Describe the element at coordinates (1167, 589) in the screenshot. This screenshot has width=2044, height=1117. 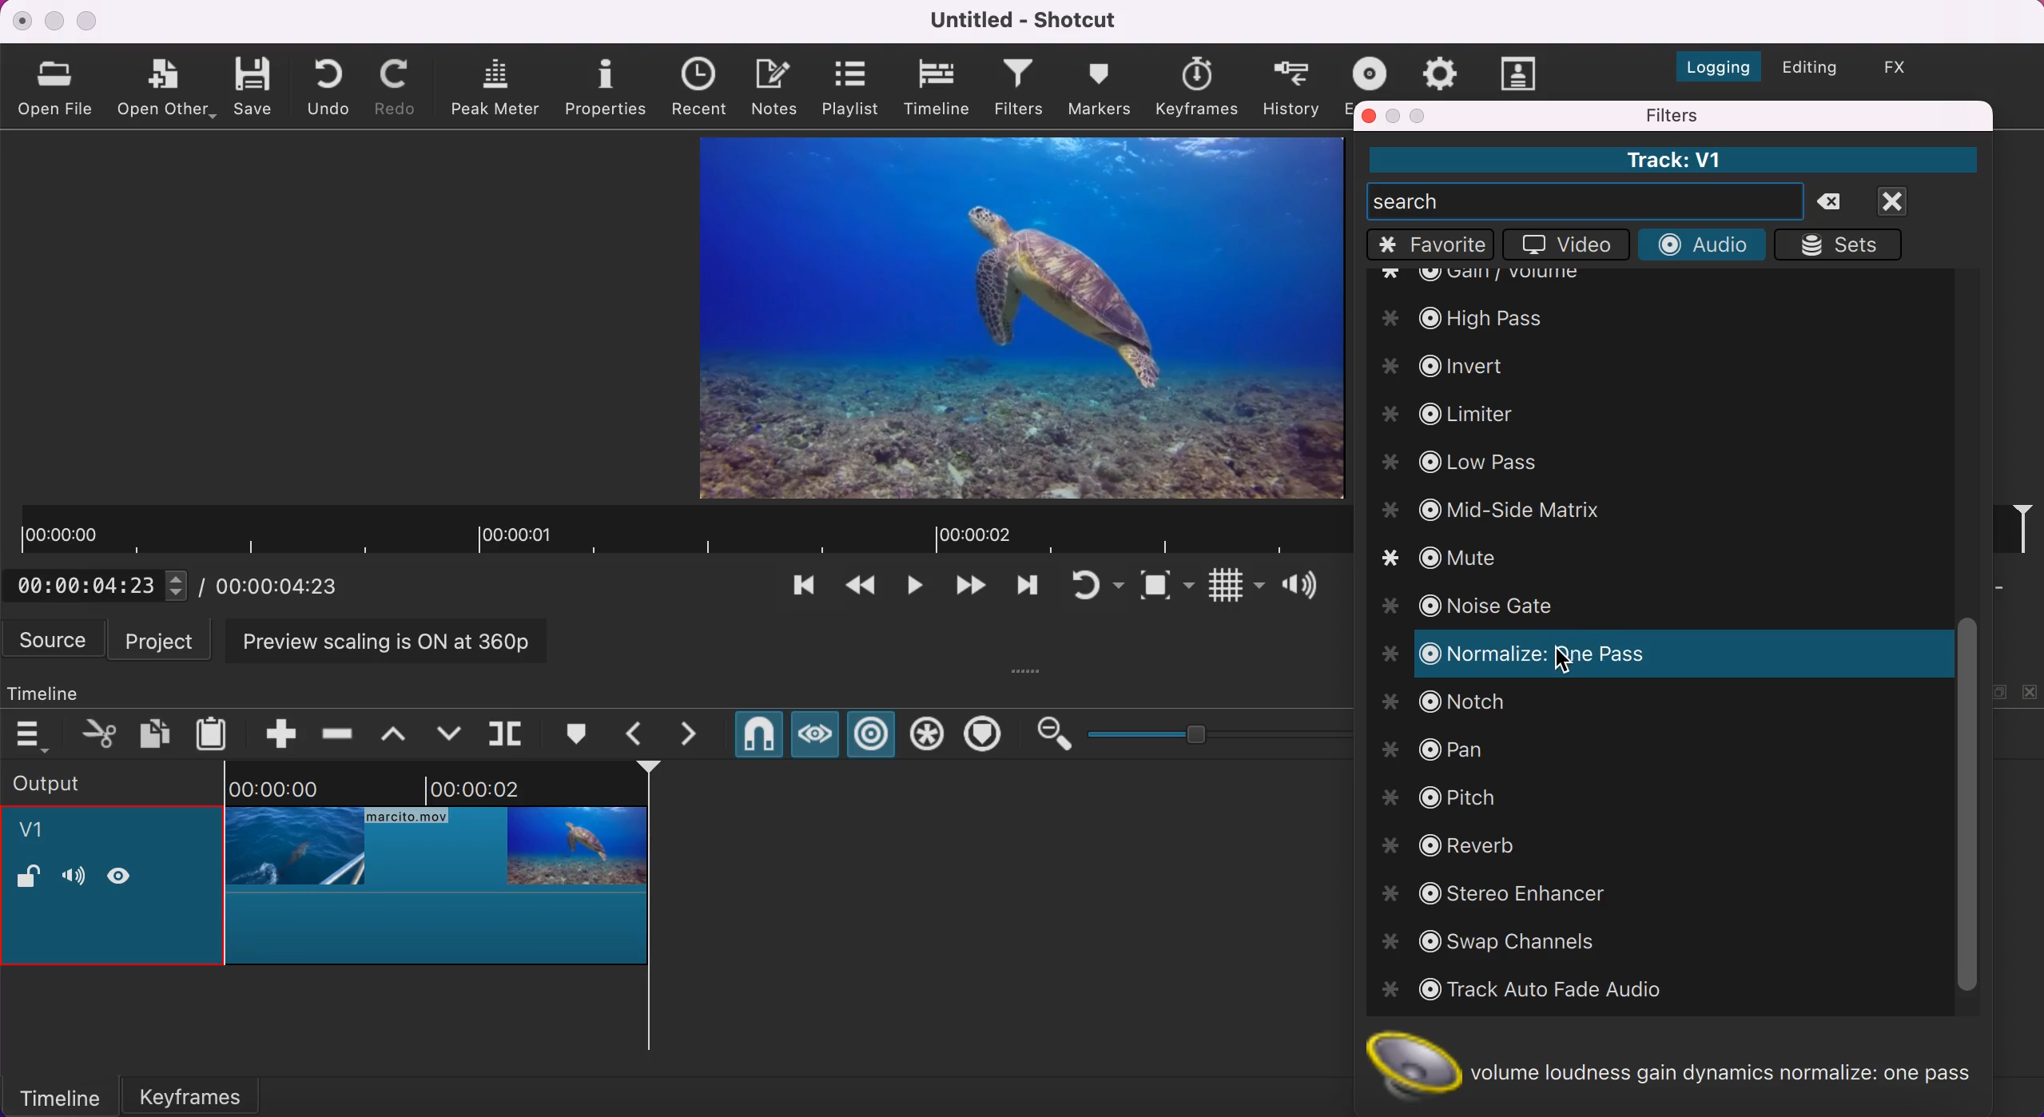
I see `toggle zoom` at that location.